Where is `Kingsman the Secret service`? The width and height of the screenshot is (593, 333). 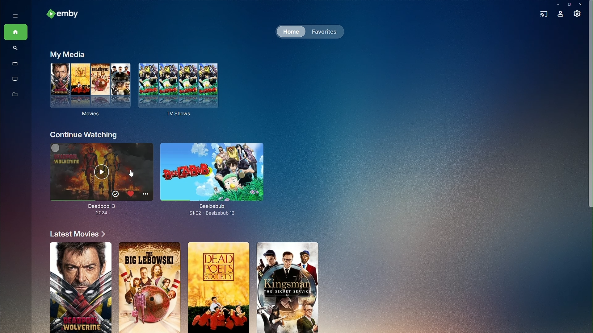 Kingsman the Secret service is located at coordinates (288, 287).